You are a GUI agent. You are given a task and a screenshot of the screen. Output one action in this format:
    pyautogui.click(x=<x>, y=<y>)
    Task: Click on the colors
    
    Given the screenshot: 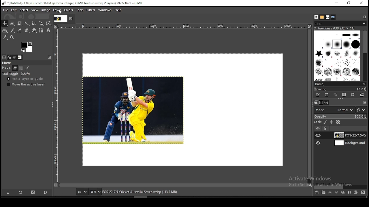 What is the action you would take?
    pyautogui.click(x=69, y=10)
    